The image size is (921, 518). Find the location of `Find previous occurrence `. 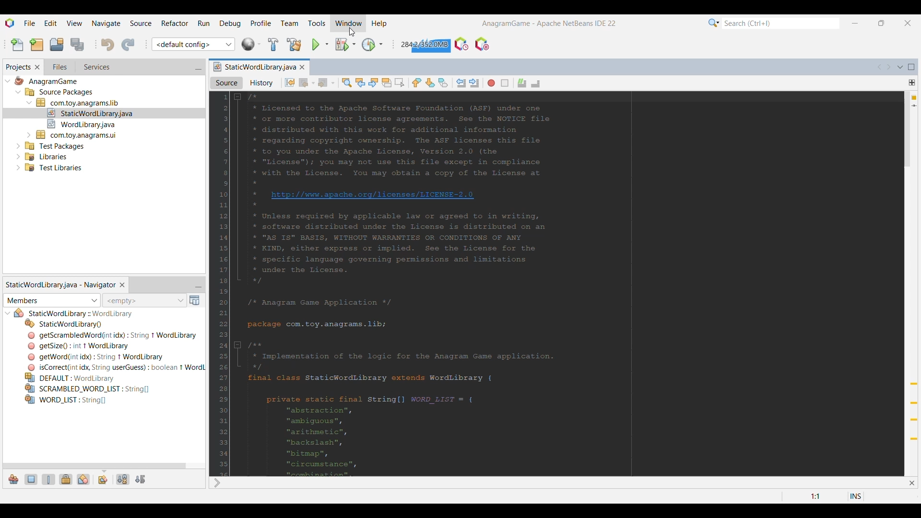

Find previous occurrence  is located at coordinates (360, 83).